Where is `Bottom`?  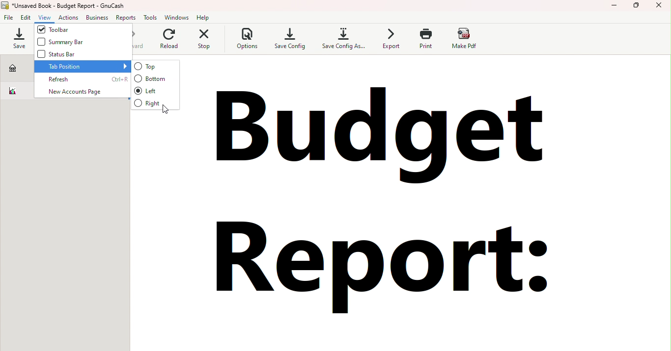 Bottom is located at coordinates (151, 78).